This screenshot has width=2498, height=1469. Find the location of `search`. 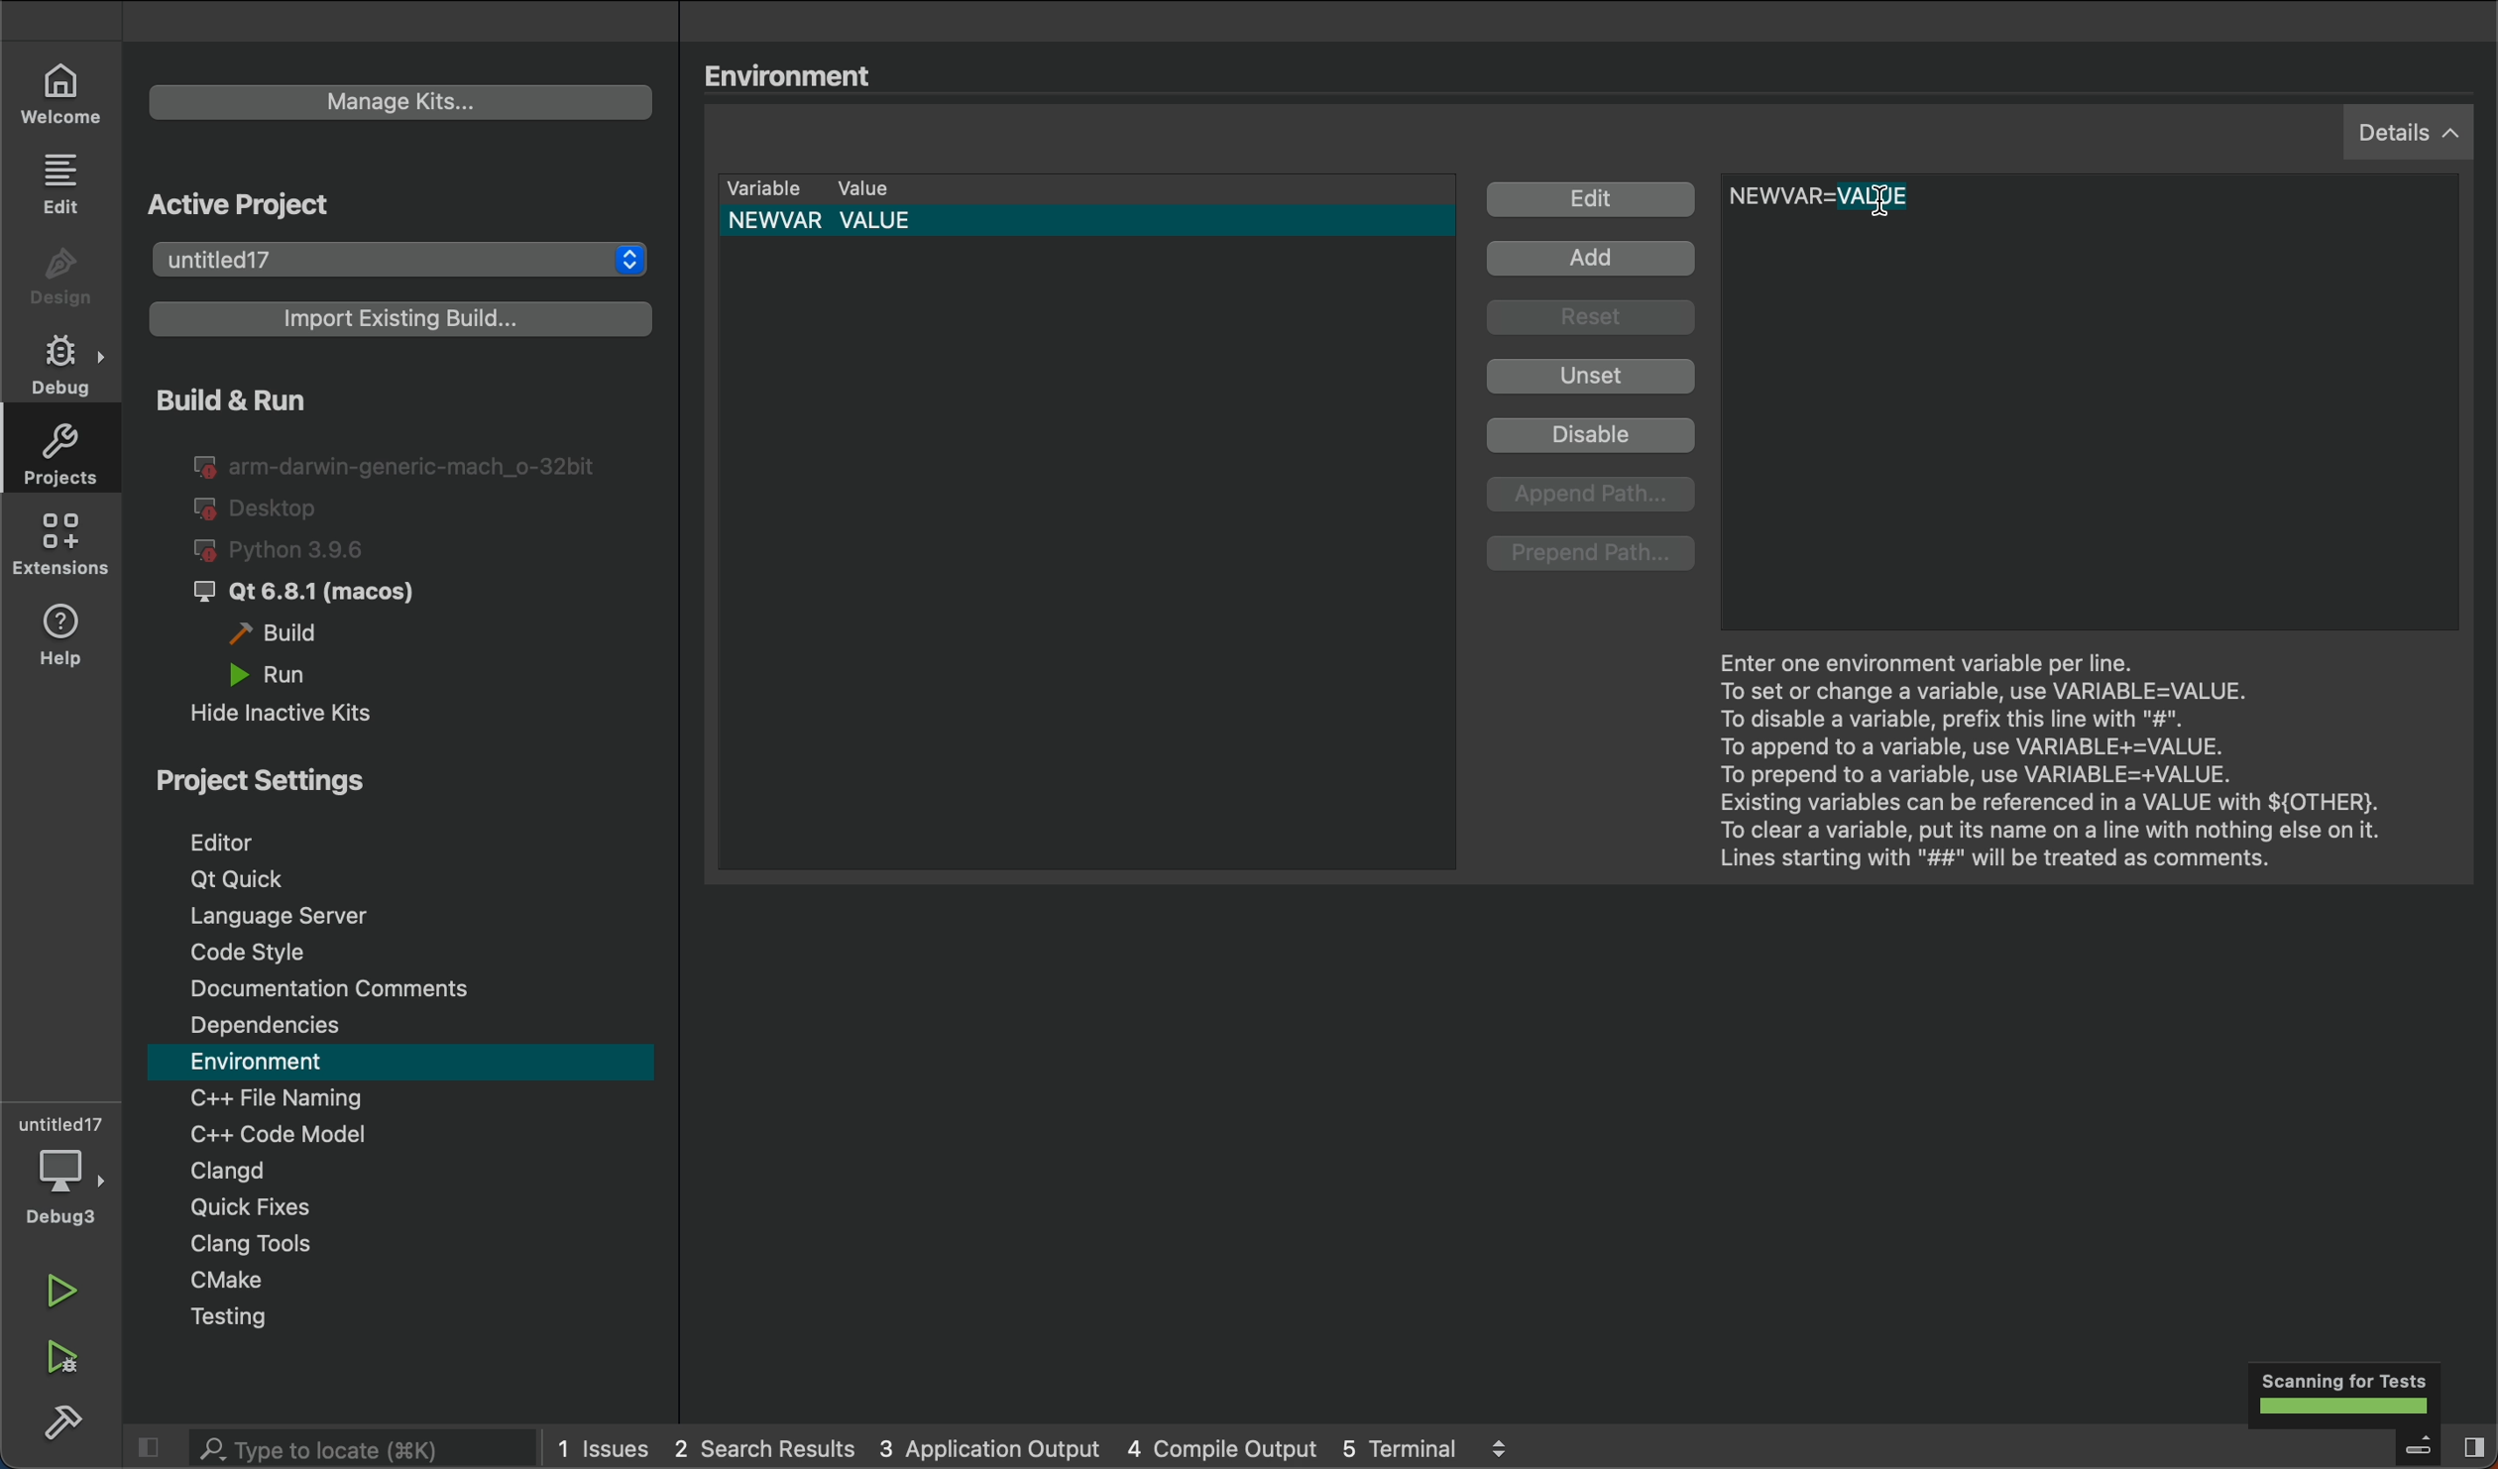

search is located at coordinates (322, 1447).